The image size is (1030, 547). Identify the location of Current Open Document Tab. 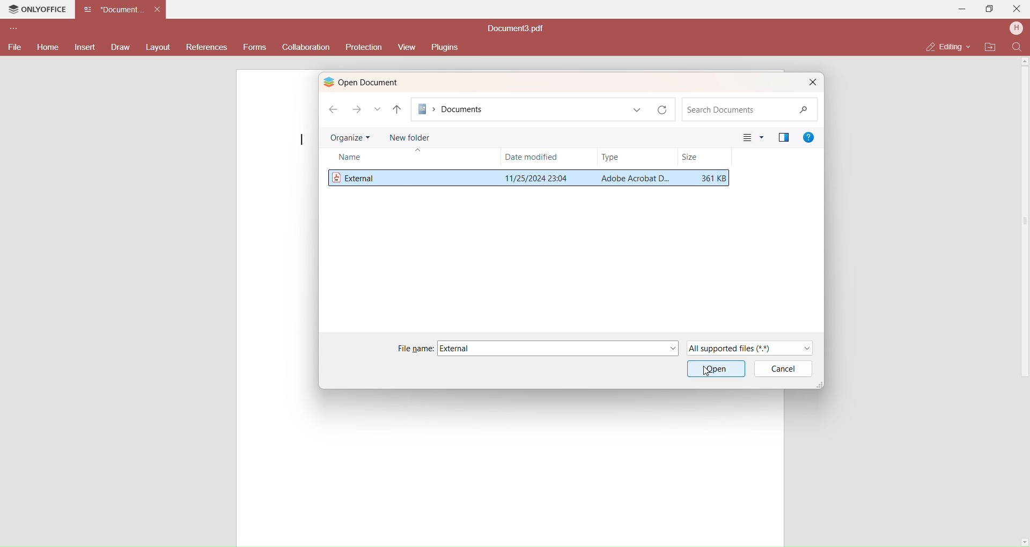
(114, 9).